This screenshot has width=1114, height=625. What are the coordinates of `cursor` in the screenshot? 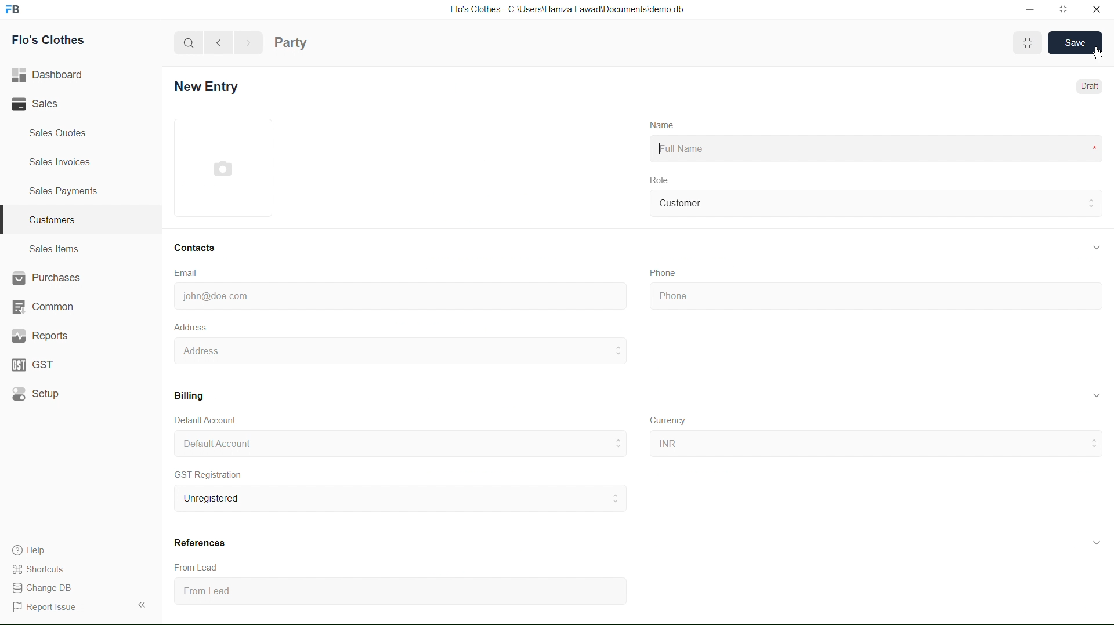 It's located at (1094, 54).